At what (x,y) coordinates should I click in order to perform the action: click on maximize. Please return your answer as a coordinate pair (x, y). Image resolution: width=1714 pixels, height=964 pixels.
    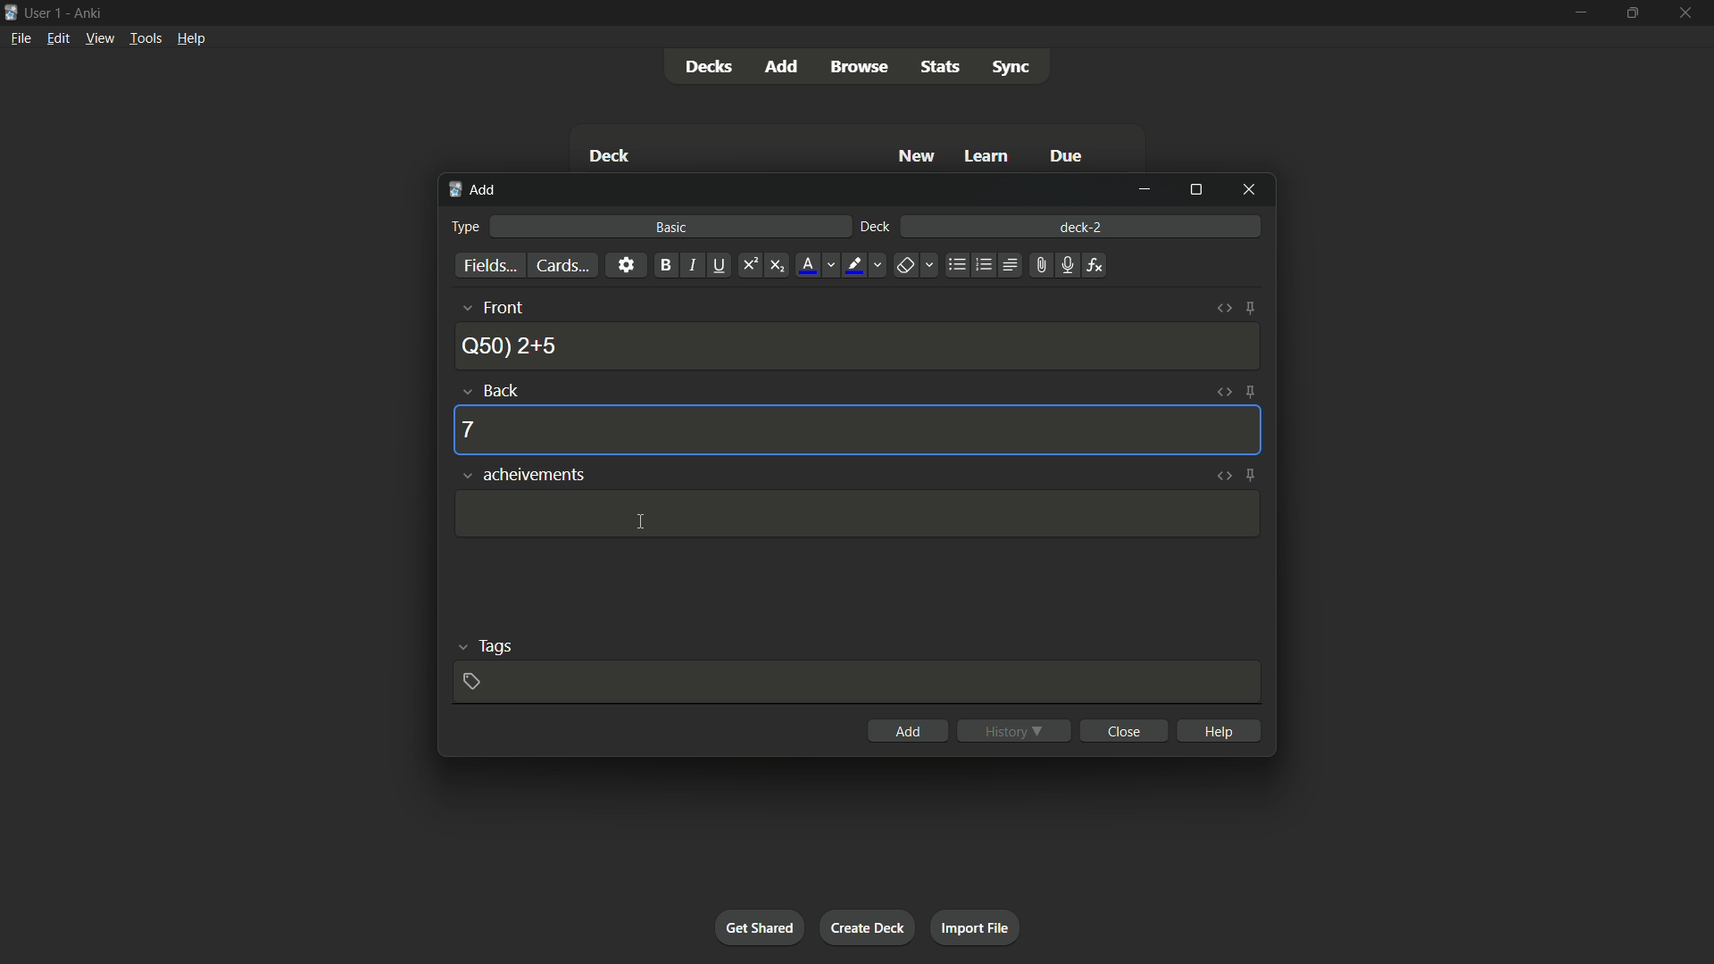
    Looking at the image, I should click on (1632, 13).